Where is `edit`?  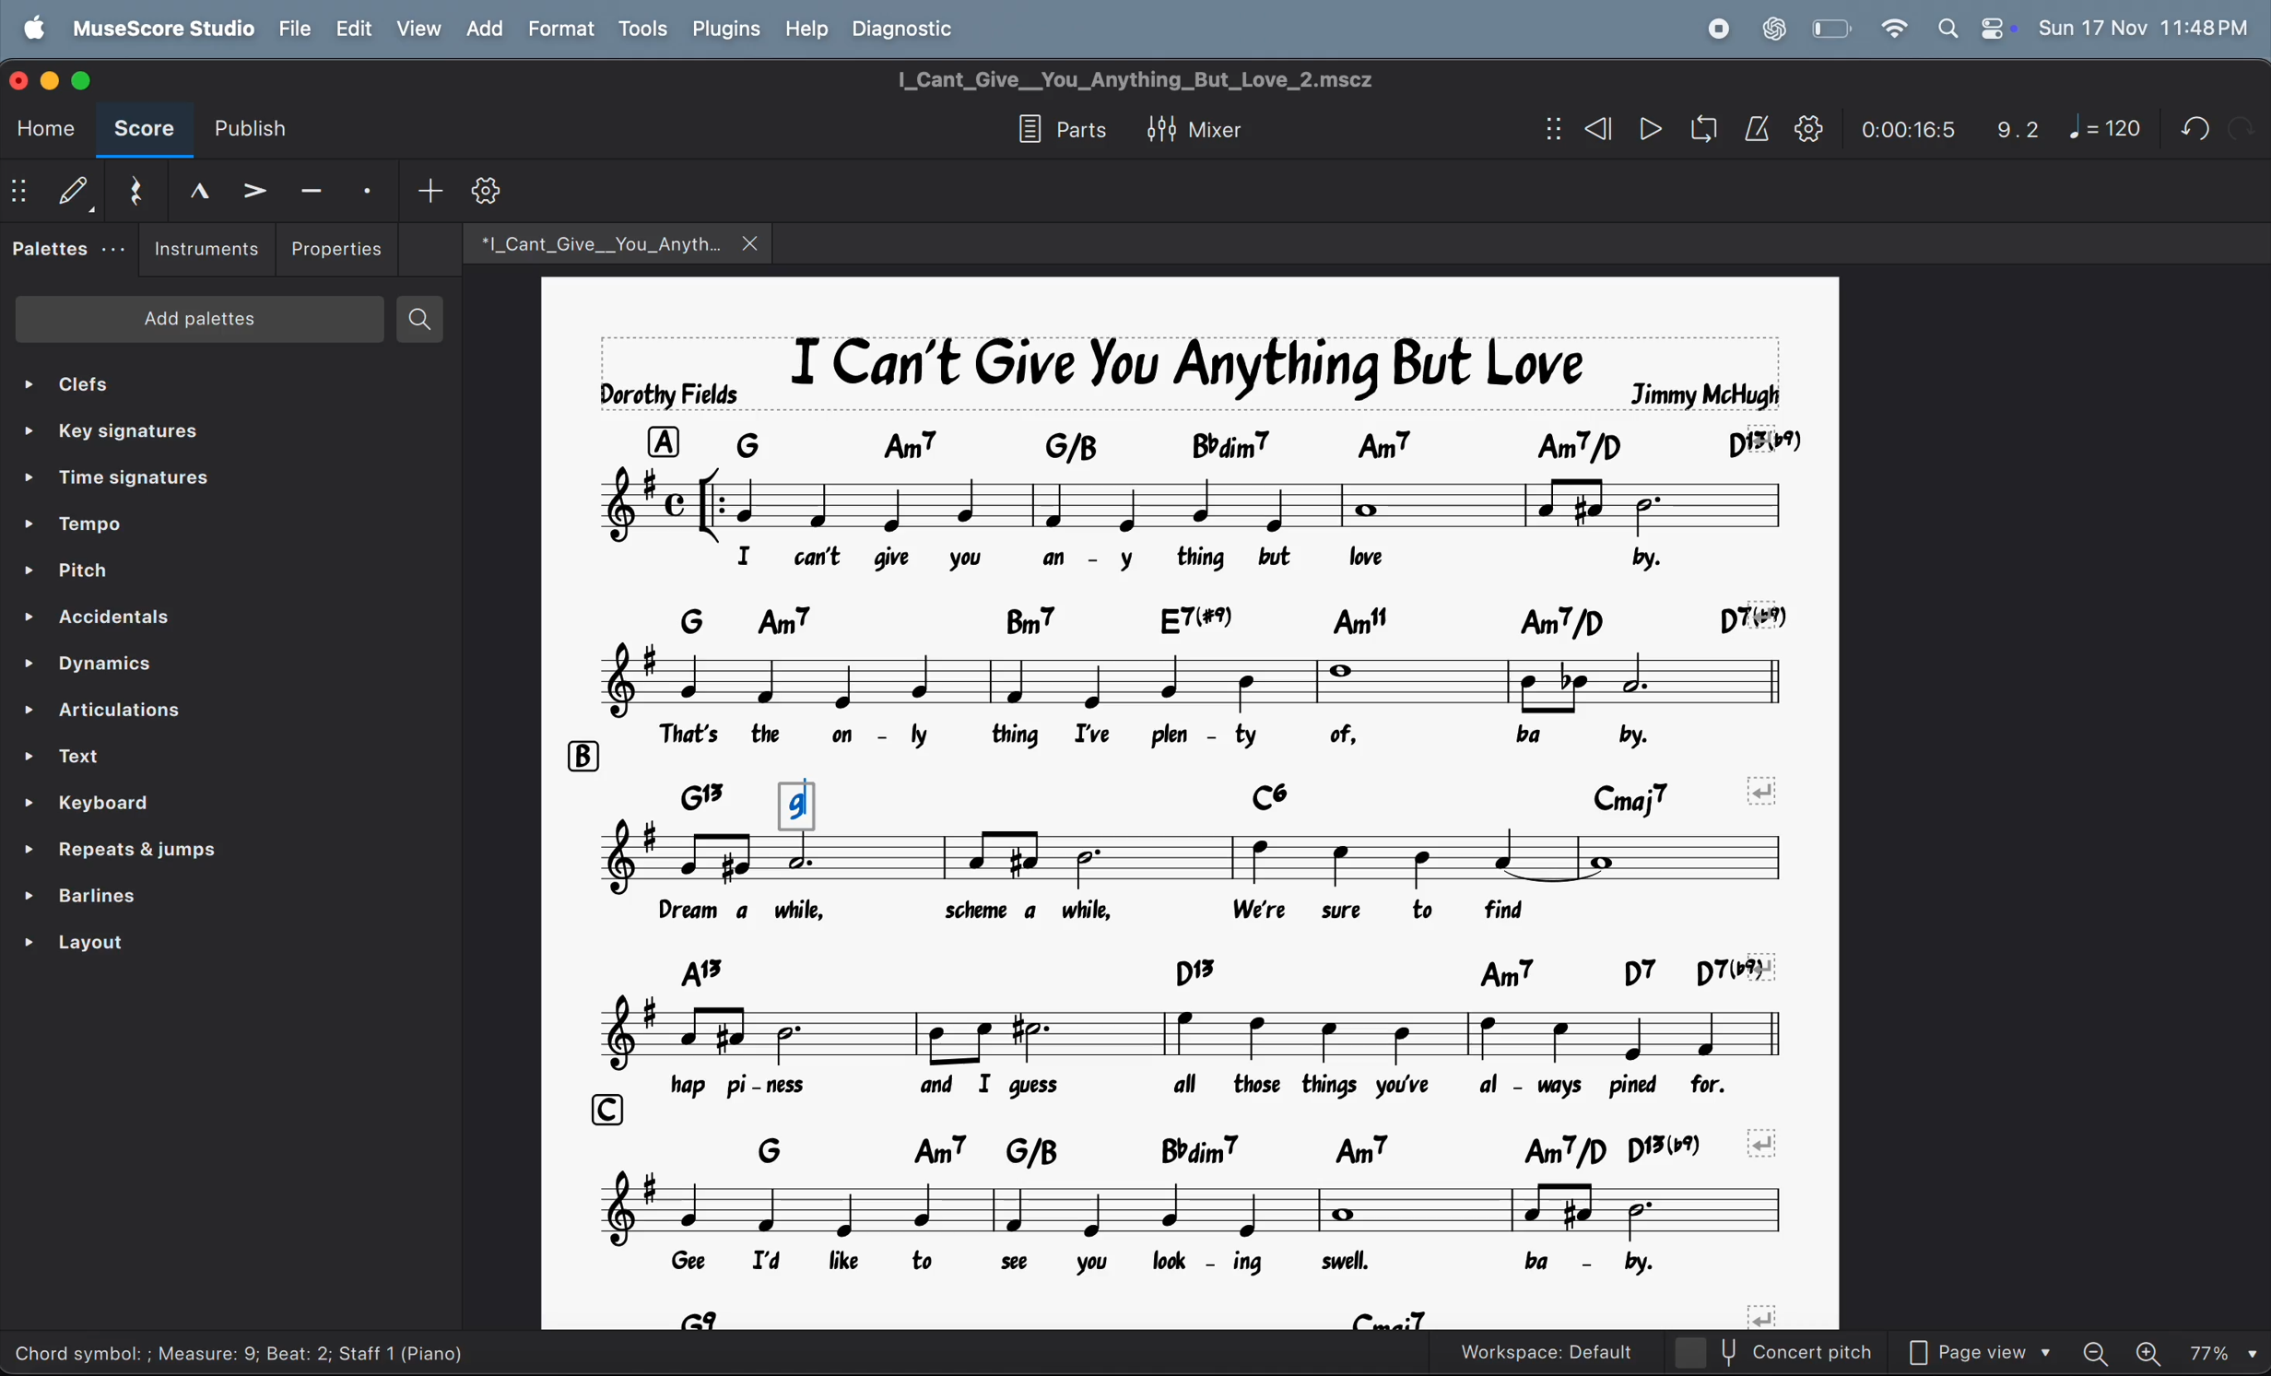 edit is located at coordinates (357, 29).